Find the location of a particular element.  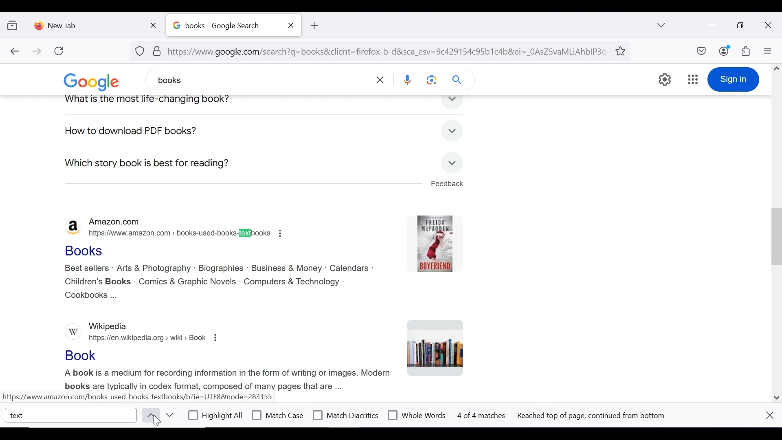

save to pocket is located at coordinates (701, 52).